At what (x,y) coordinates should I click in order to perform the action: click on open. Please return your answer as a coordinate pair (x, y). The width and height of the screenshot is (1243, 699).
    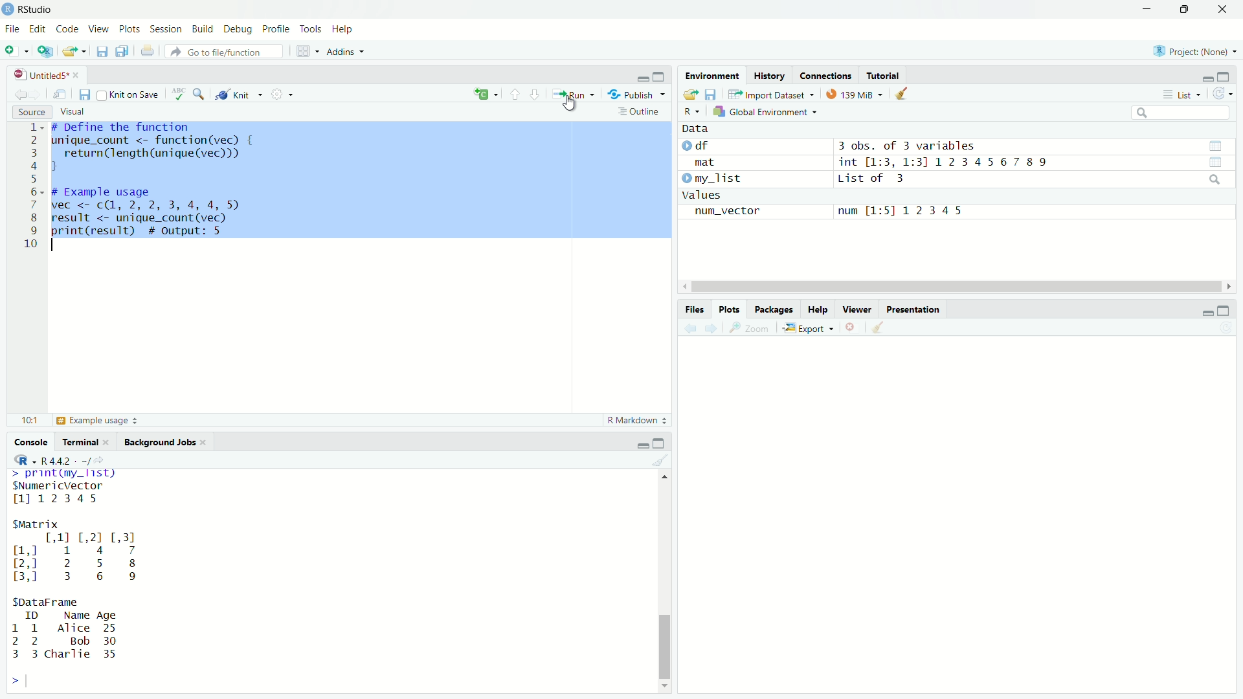
    Looking at the image, I should click on (689, 94).